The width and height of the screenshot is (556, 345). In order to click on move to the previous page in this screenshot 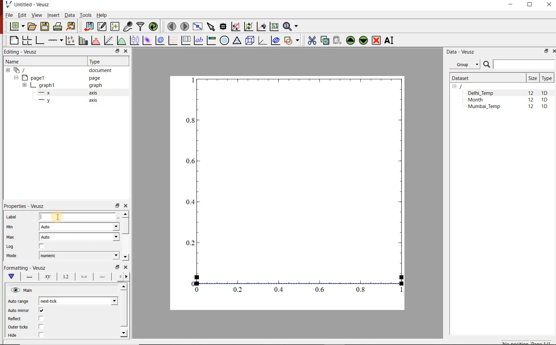, I will do `click(171, 26)`.